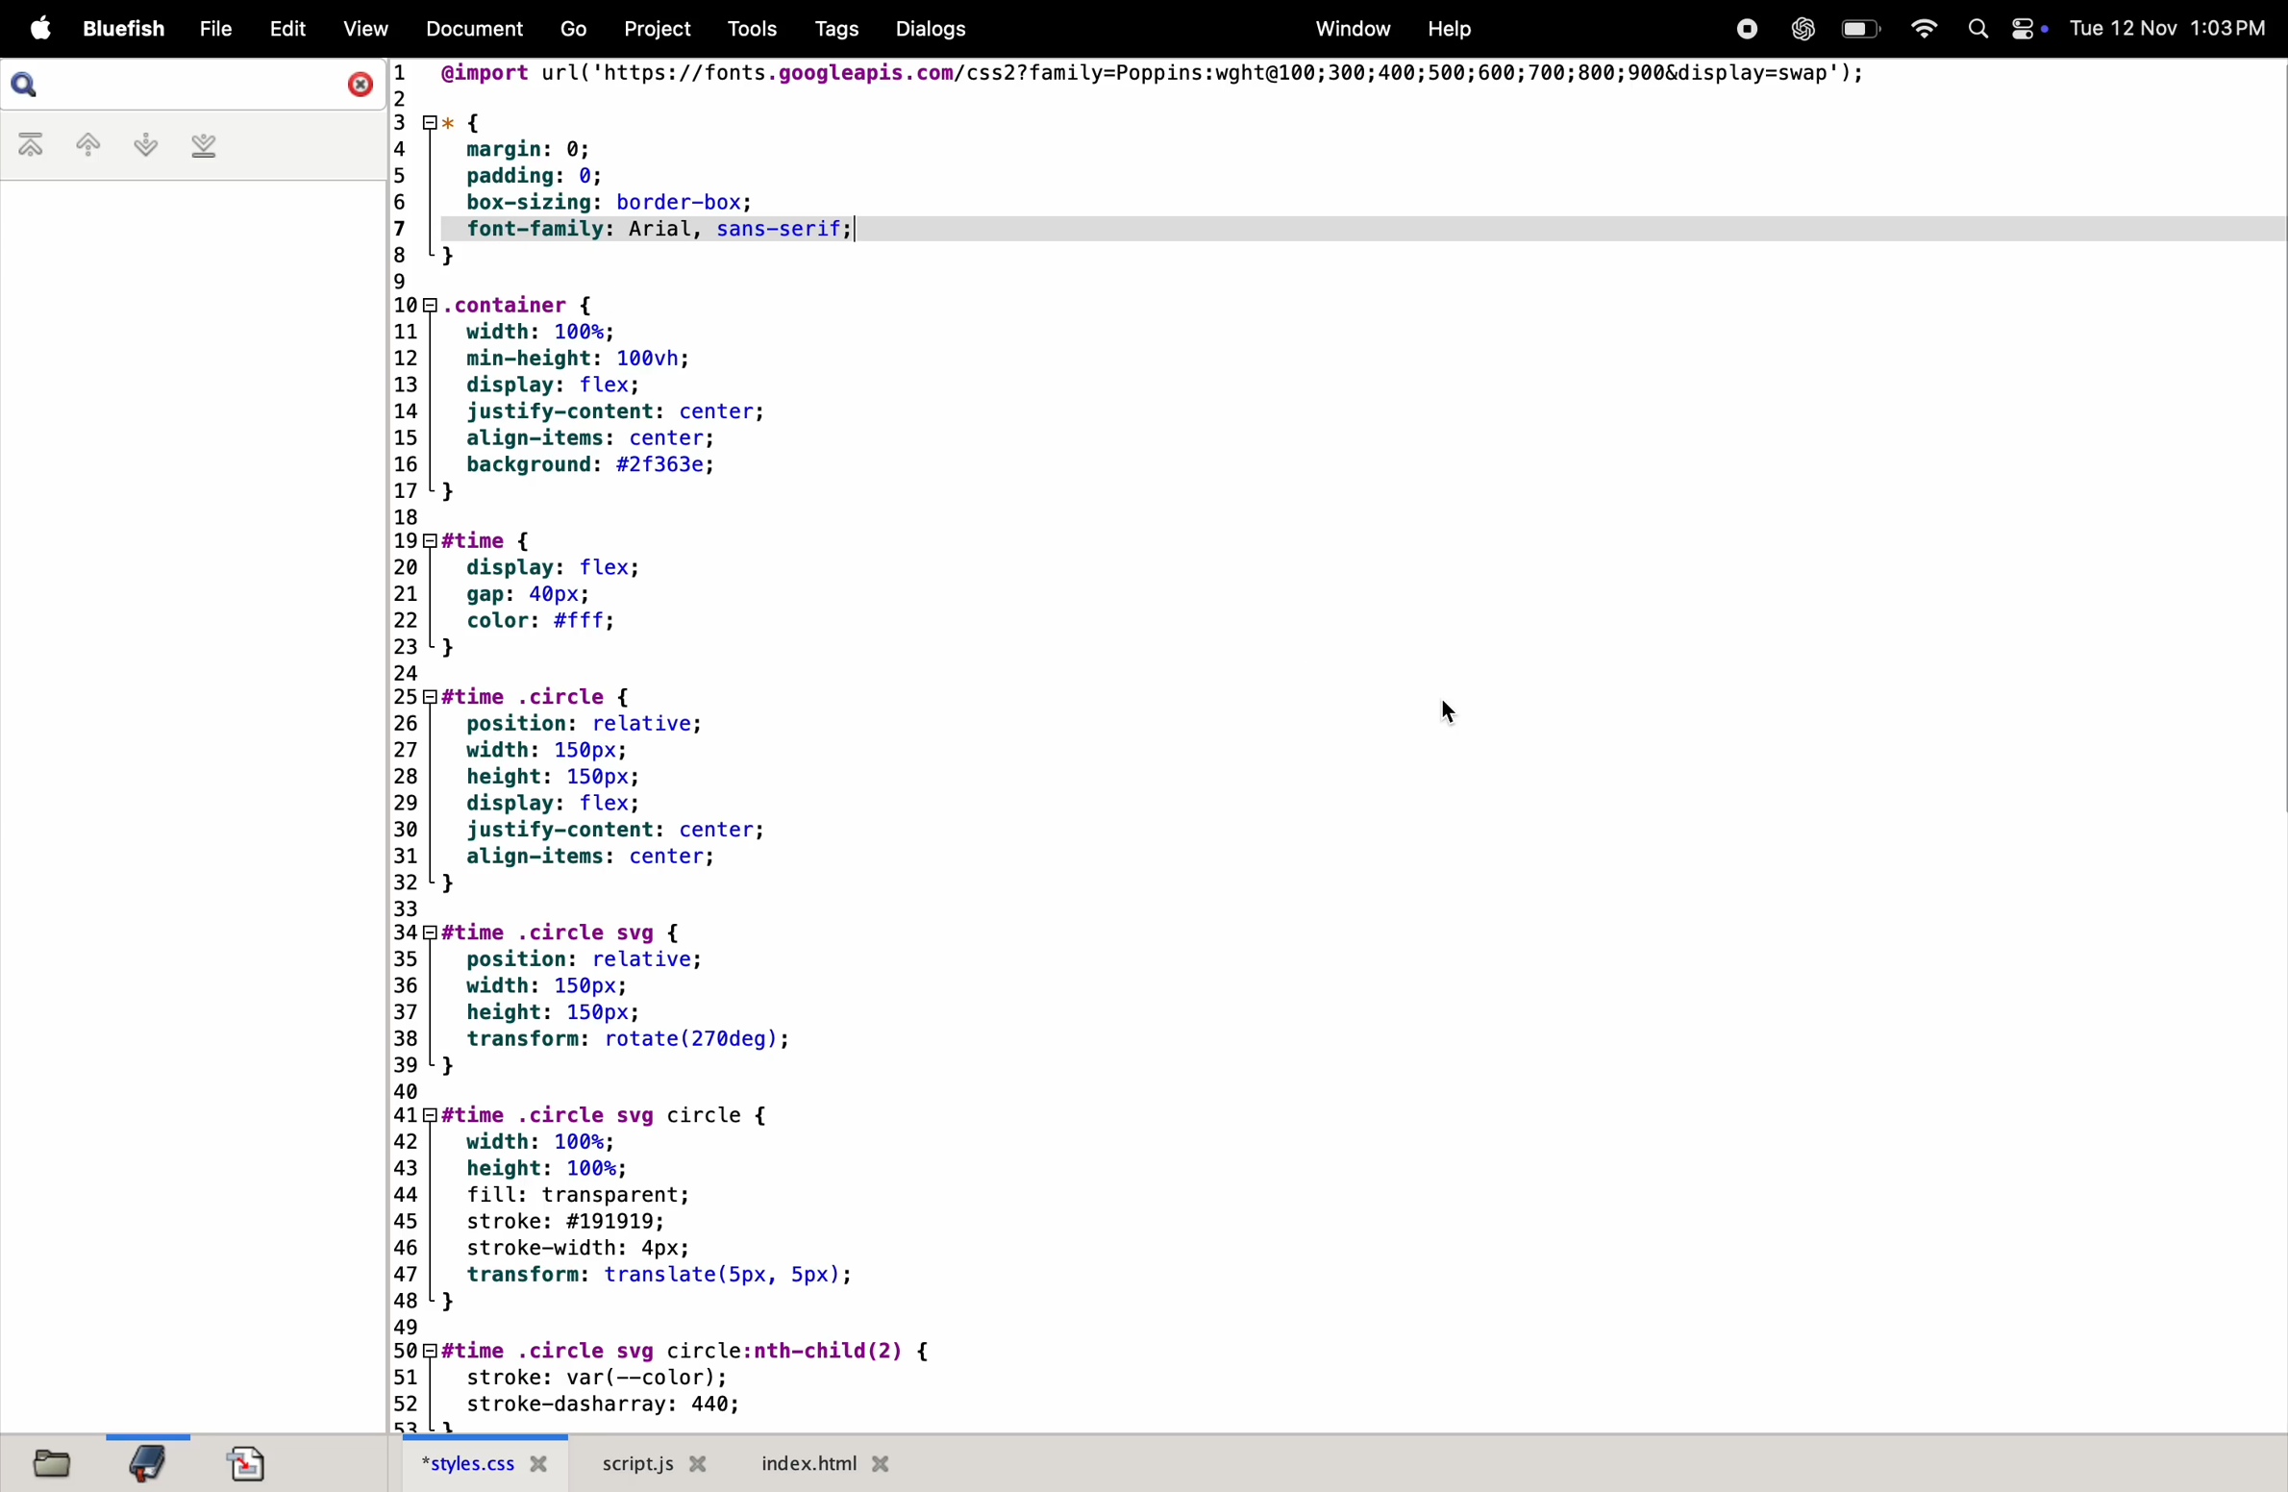 The image size is (2288, 1492). Describe the element at coordinates (31, 147) in the screenshot. I see `First bookmark` at that location.